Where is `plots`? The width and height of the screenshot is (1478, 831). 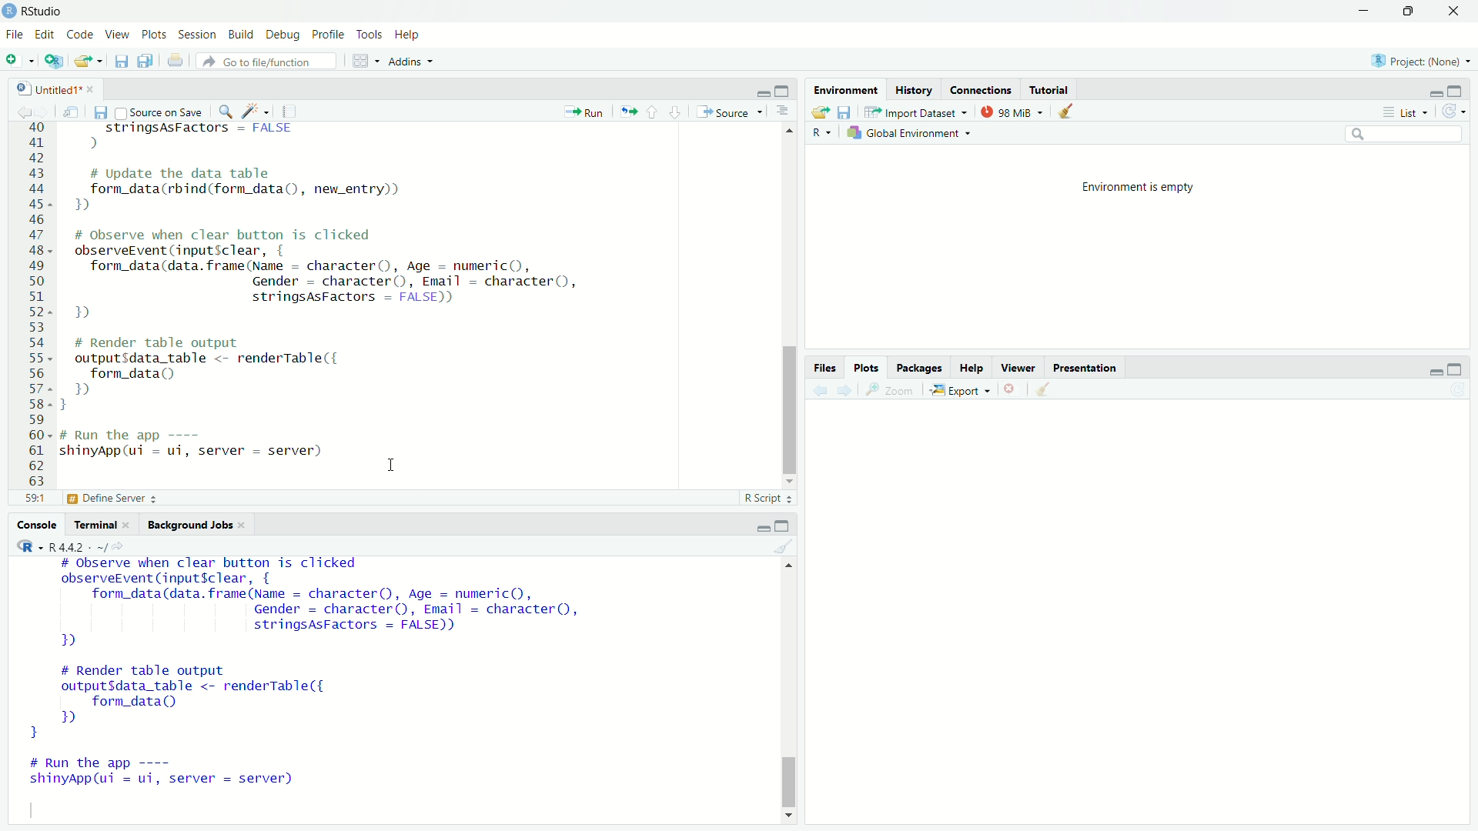
plots is located at coordinates (868, 367).